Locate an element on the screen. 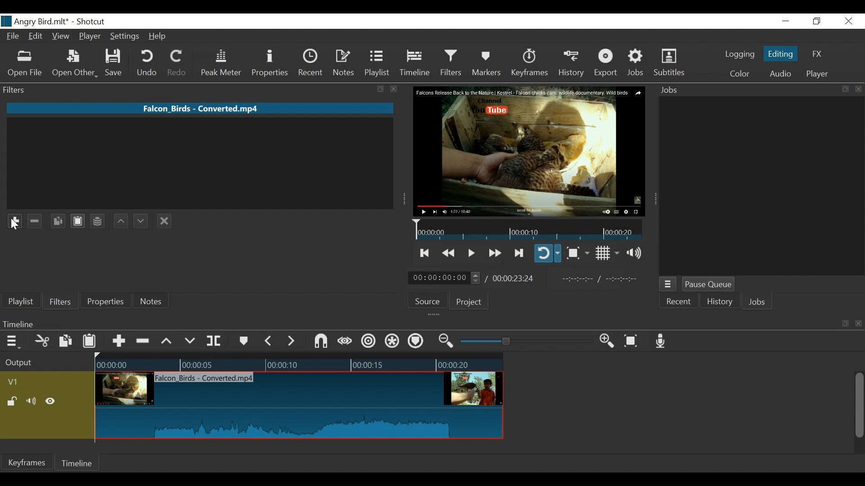  Timeline is located at coordinates (76, 464).